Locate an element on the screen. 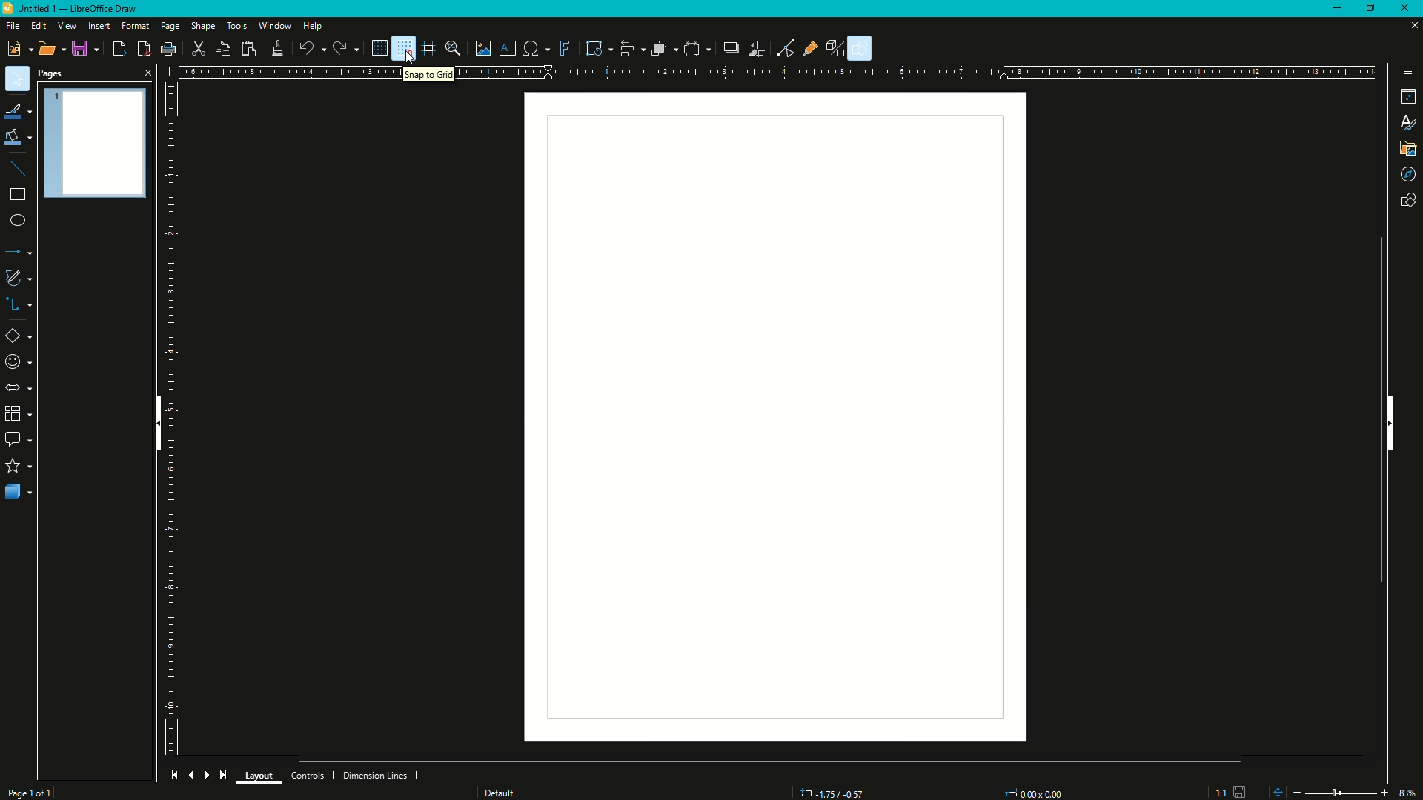 Image resolution: width=1423 pixels, height=800 pixels. Align objects is located at coordinates (626, 50).